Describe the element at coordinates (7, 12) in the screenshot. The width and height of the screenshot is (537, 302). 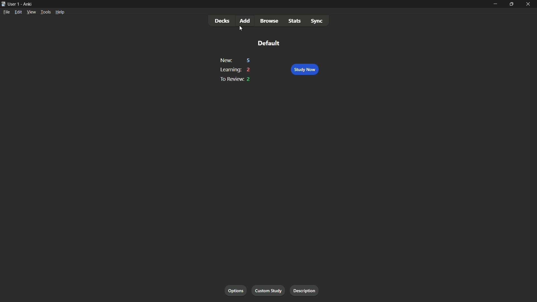
I see `file menu` at that location.